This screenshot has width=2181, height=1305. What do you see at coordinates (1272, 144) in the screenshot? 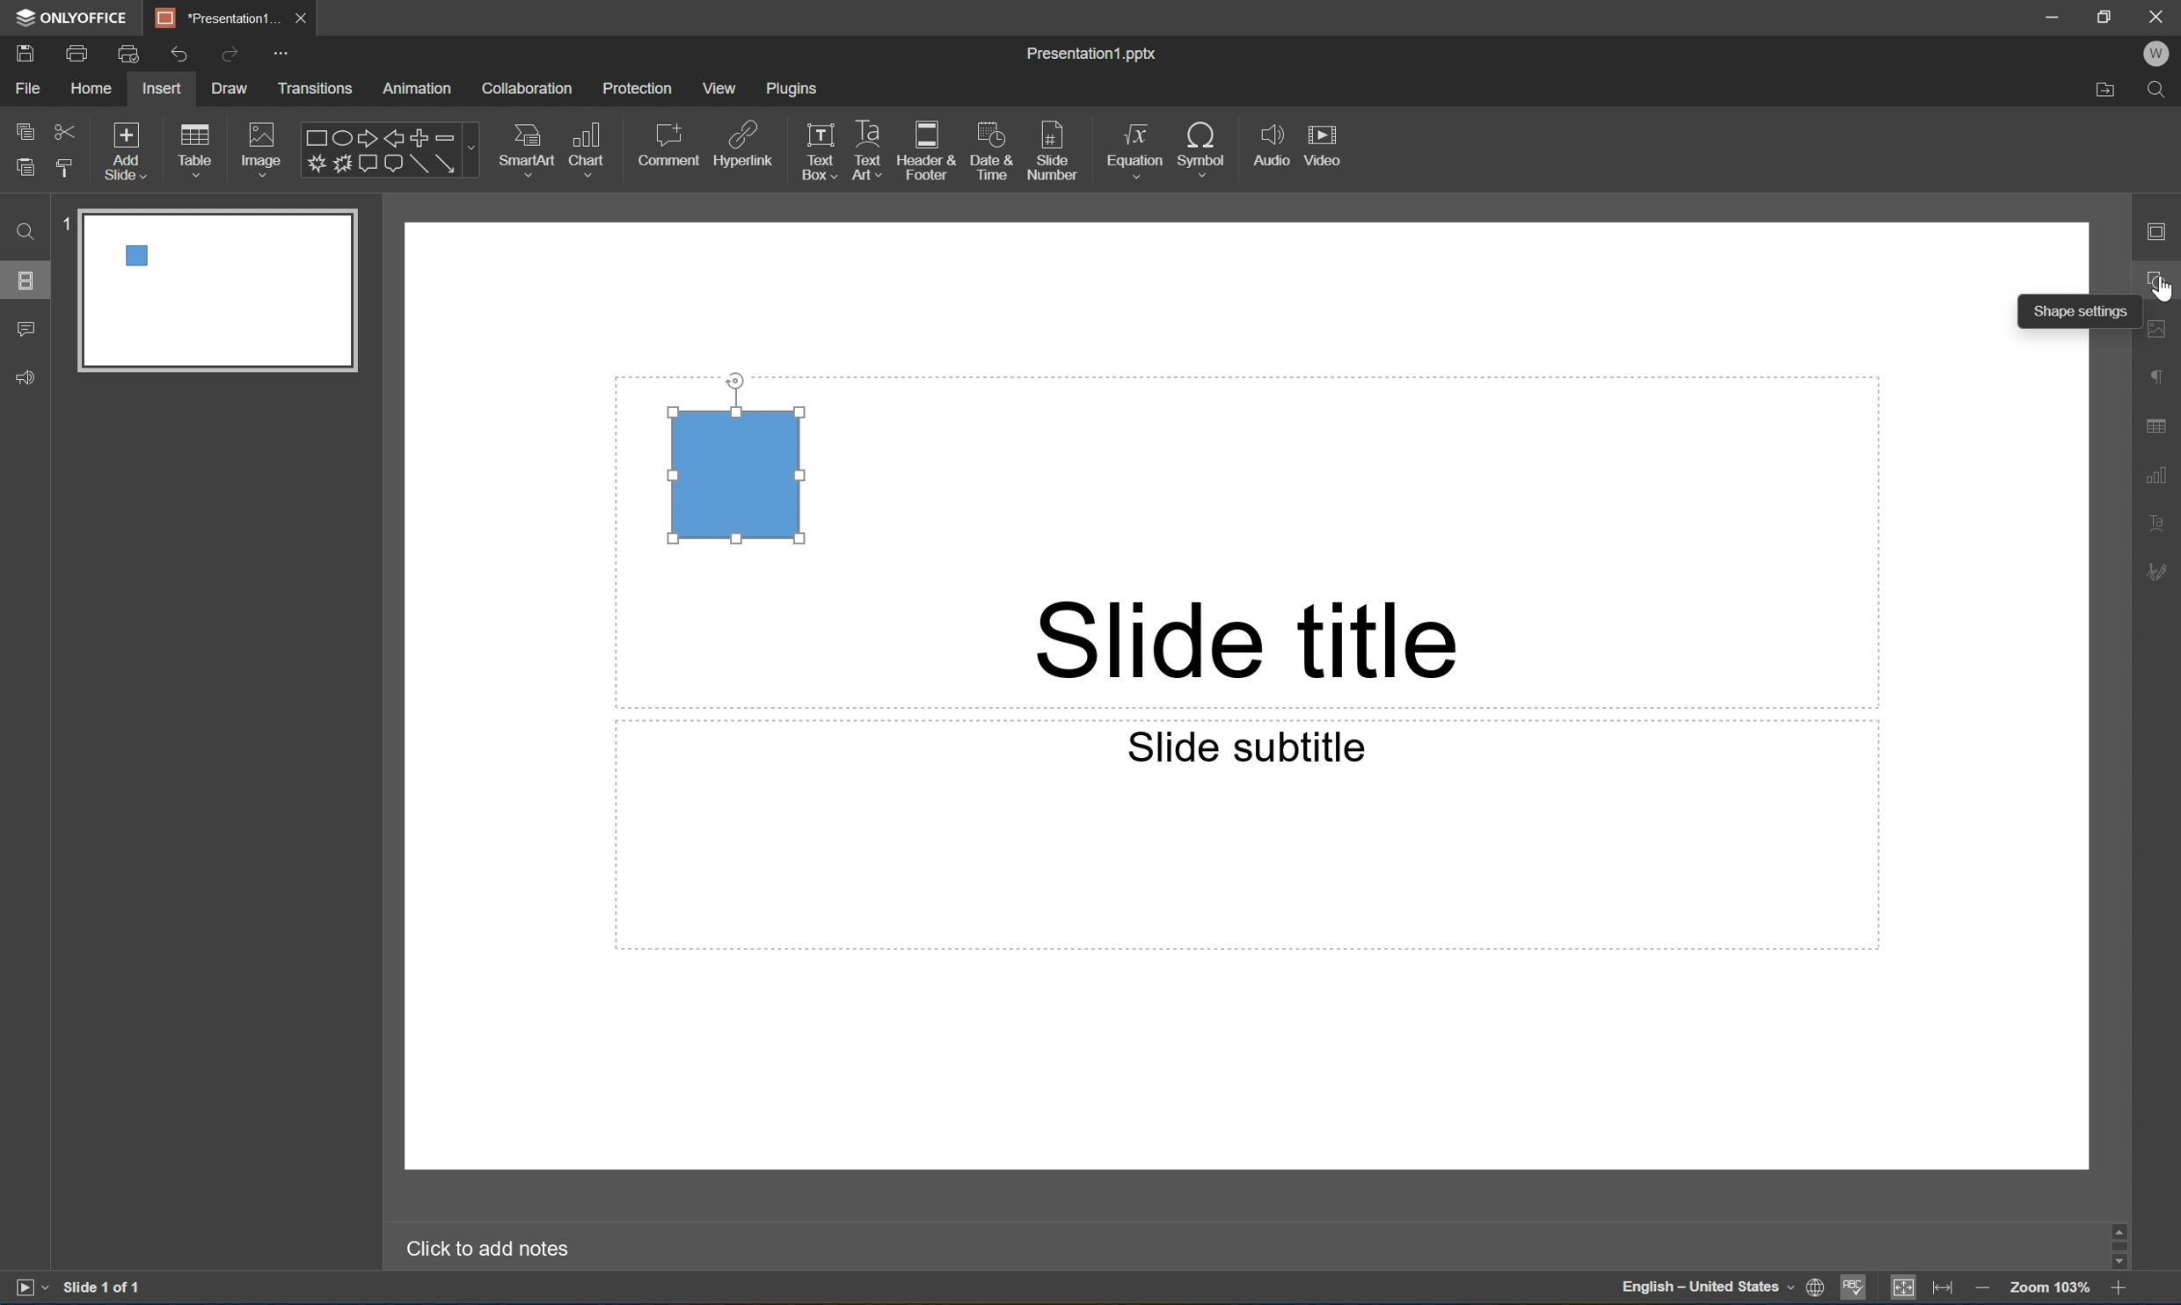
I see `Audio` at bounding box center [1272, 144].